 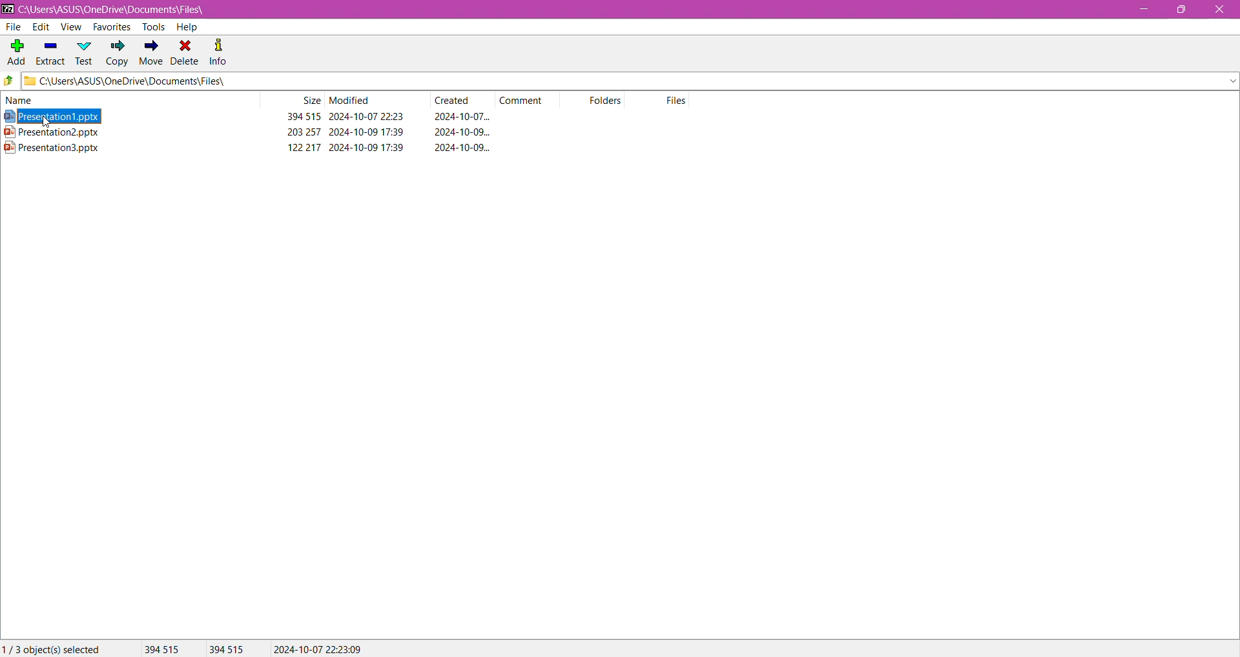 I want to click on Name, so click(x=32, y=100).